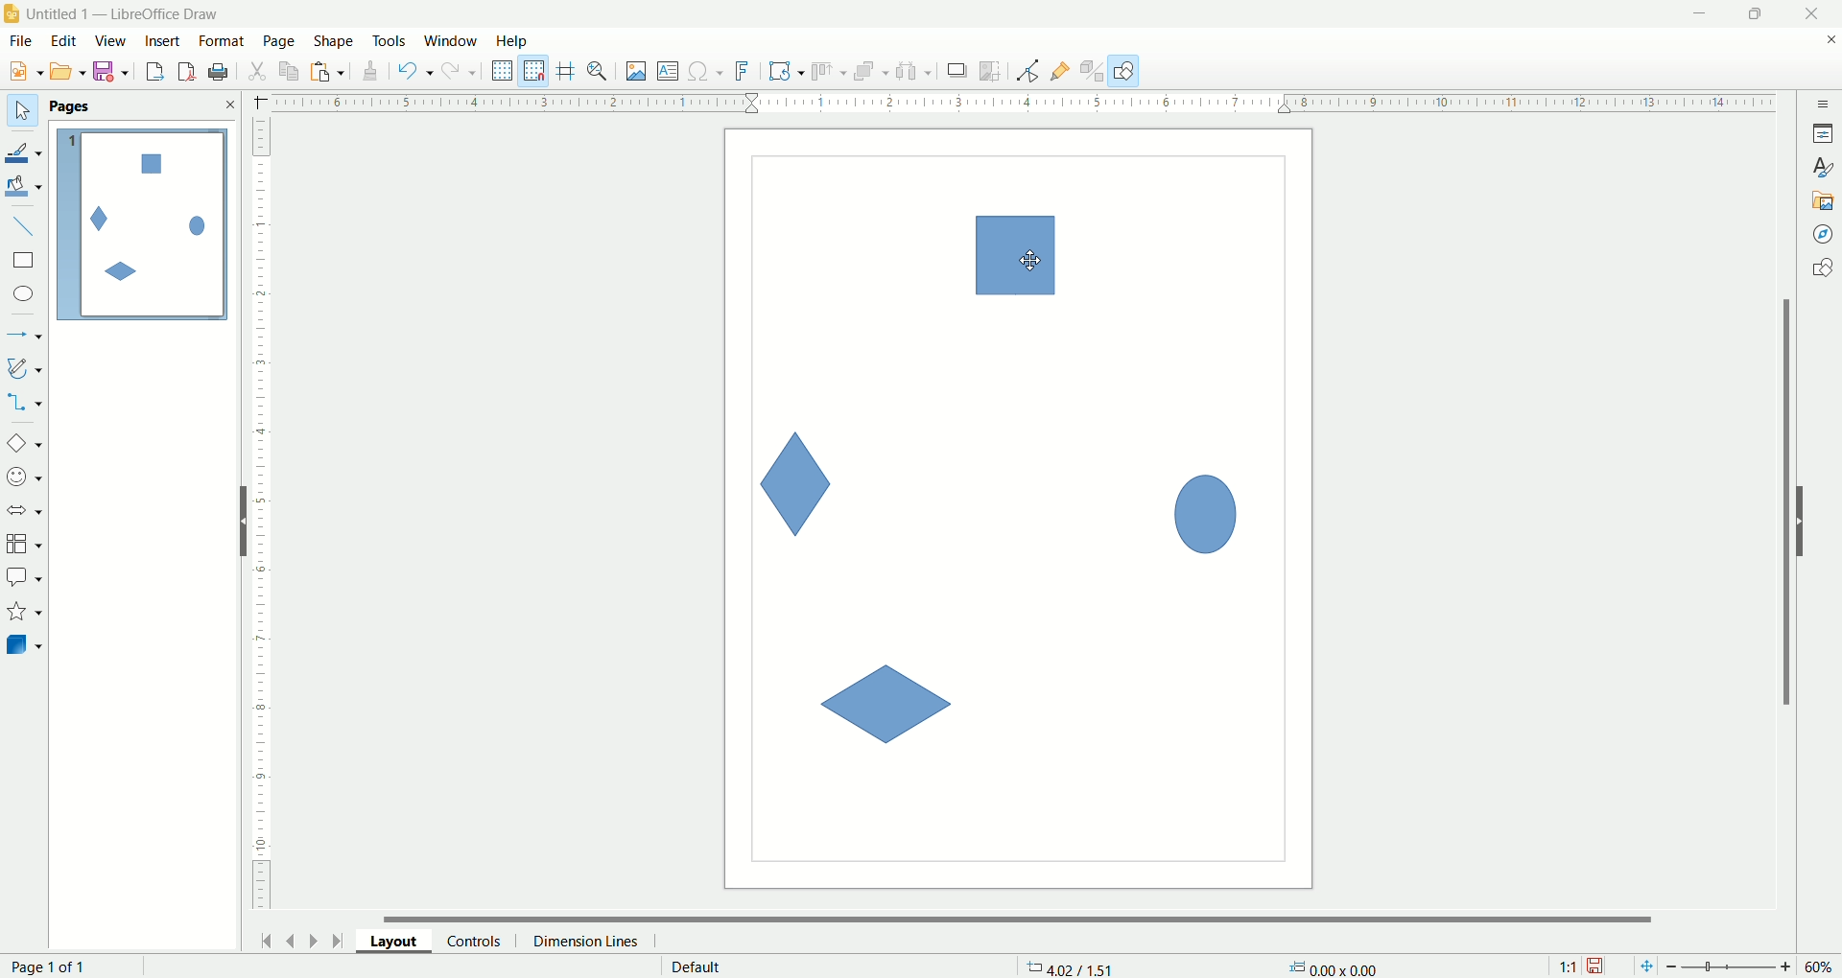 This screenshot has height=978, width=1842. I want to click on format, so click(224, 42).